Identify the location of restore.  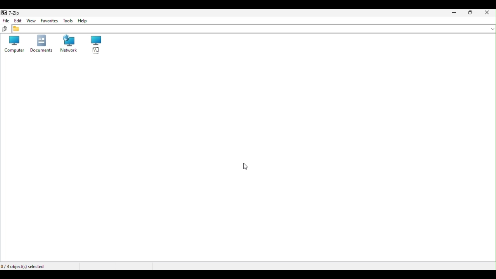
(471, 14).